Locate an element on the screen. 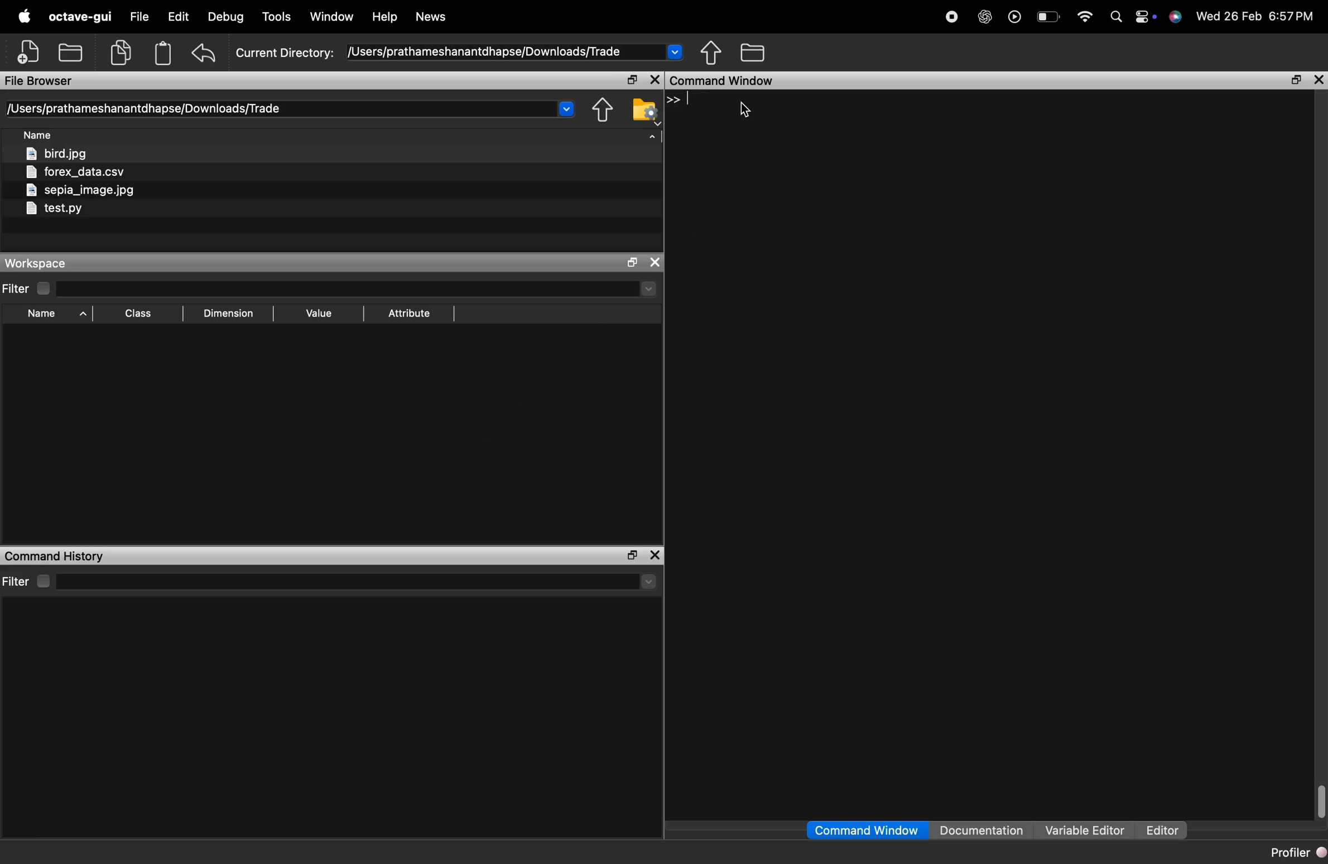  sort by attribute is located at coordinates (412, 314).